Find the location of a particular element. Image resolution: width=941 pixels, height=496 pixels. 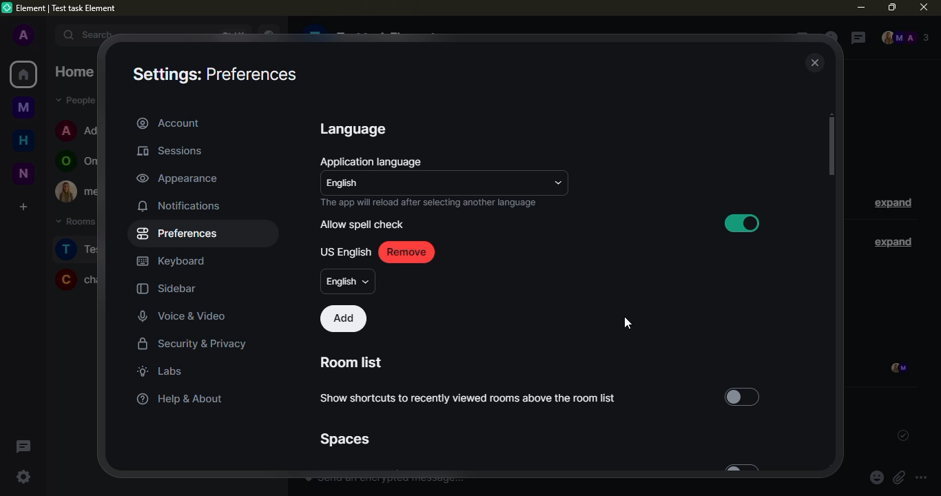

settings: preferences is located at coordinates (213, 76).